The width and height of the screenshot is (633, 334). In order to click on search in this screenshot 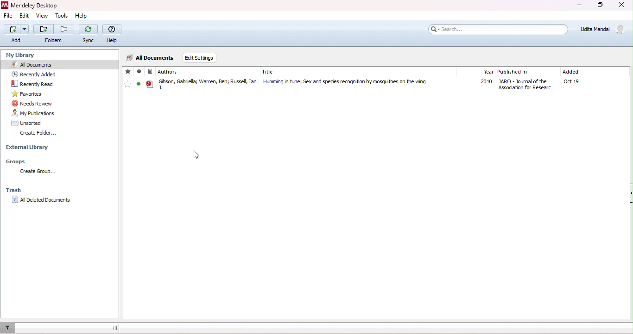, I will do `click(497, 30)`.